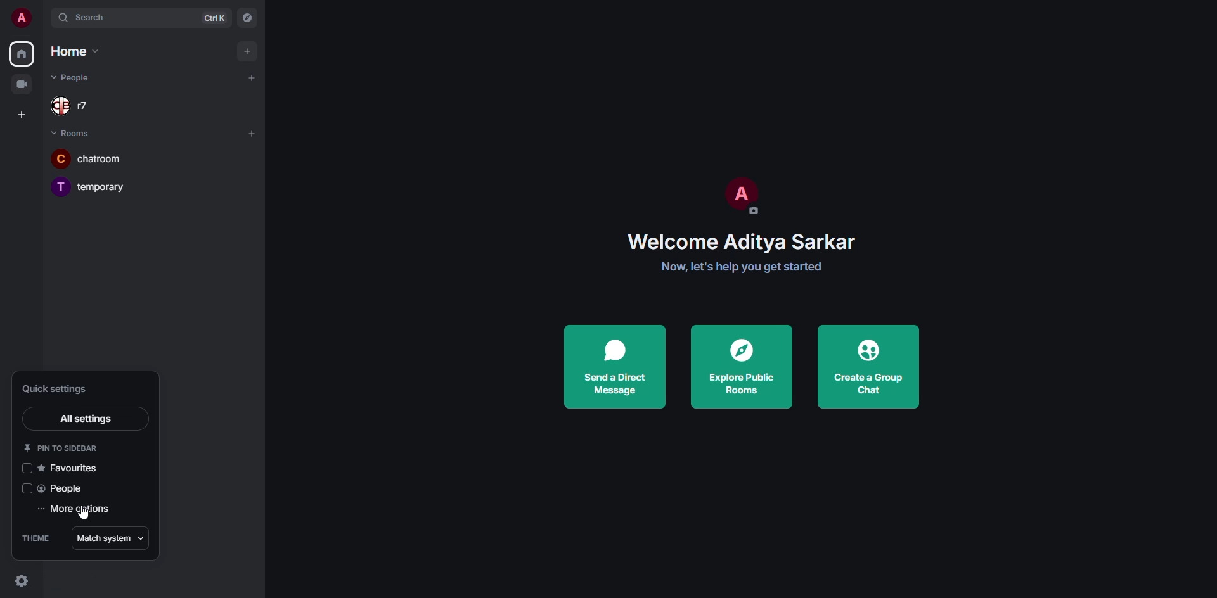 Image resolution: width=1217 pixels, height=598 pixels. I want to click on room, so click(86, 160).